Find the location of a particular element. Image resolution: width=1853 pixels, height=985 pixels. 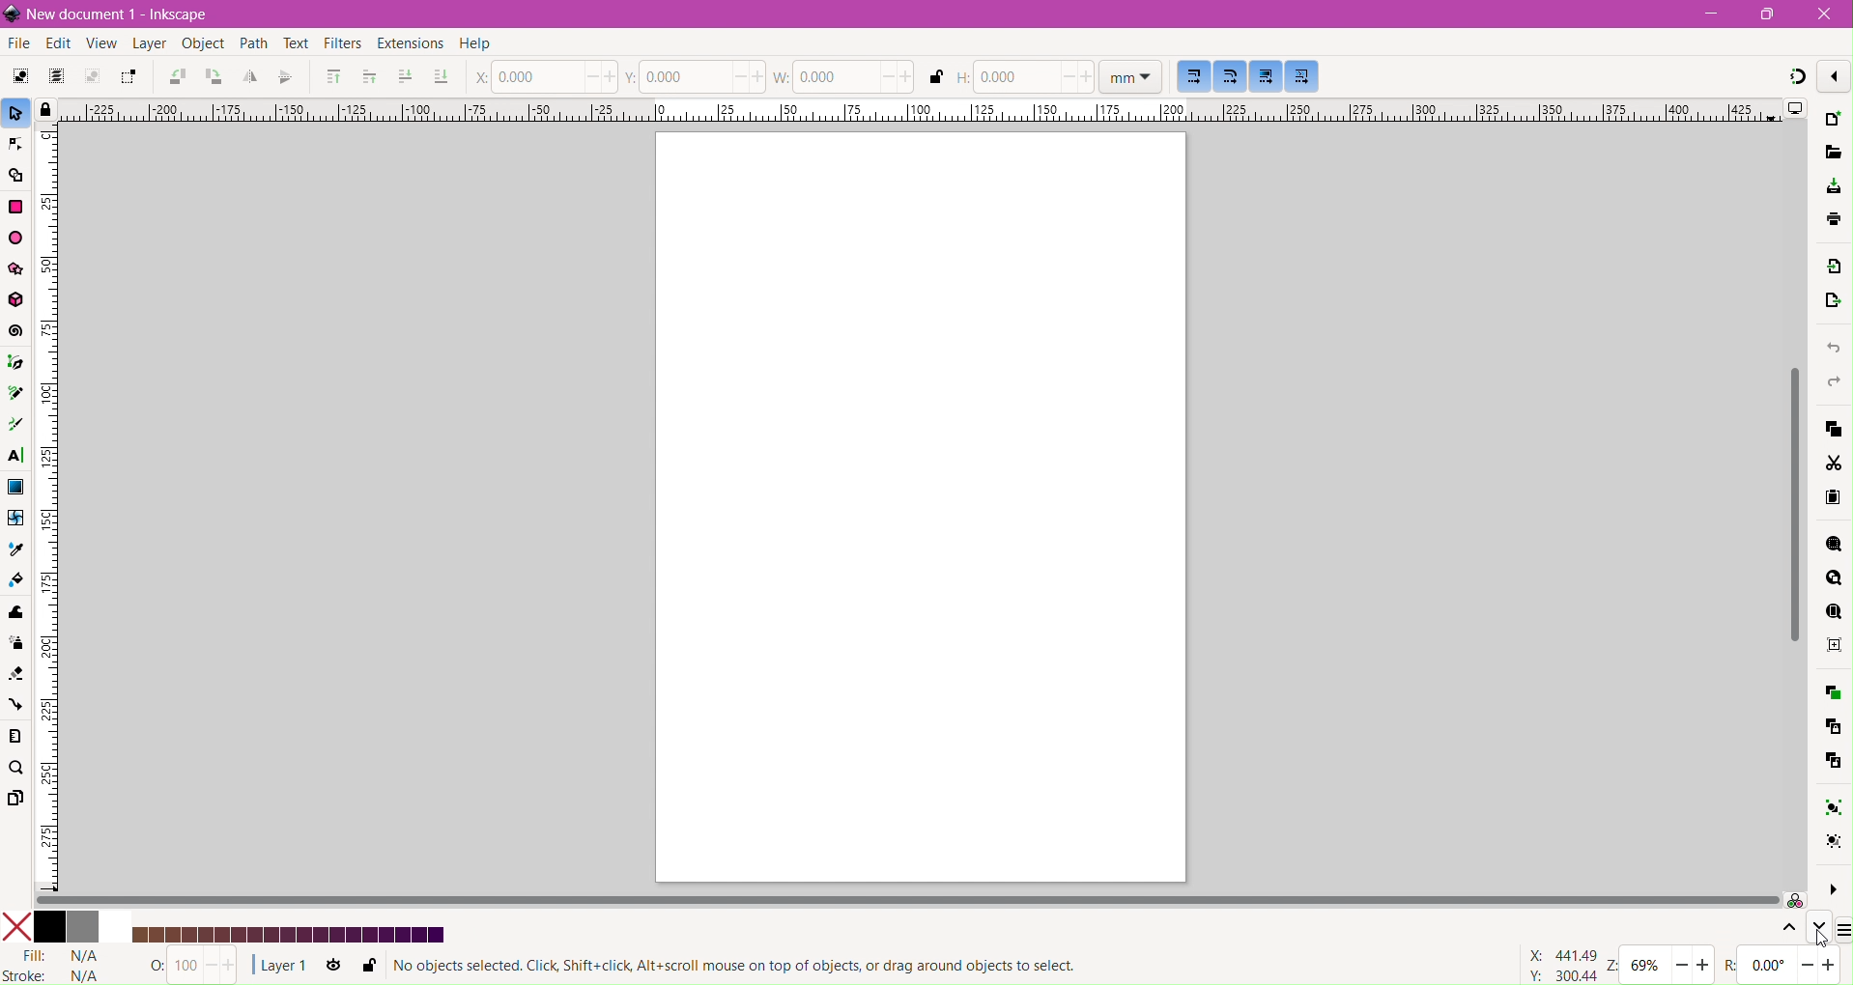

Set Ruler dimension is located at coordinates (1130, 76).